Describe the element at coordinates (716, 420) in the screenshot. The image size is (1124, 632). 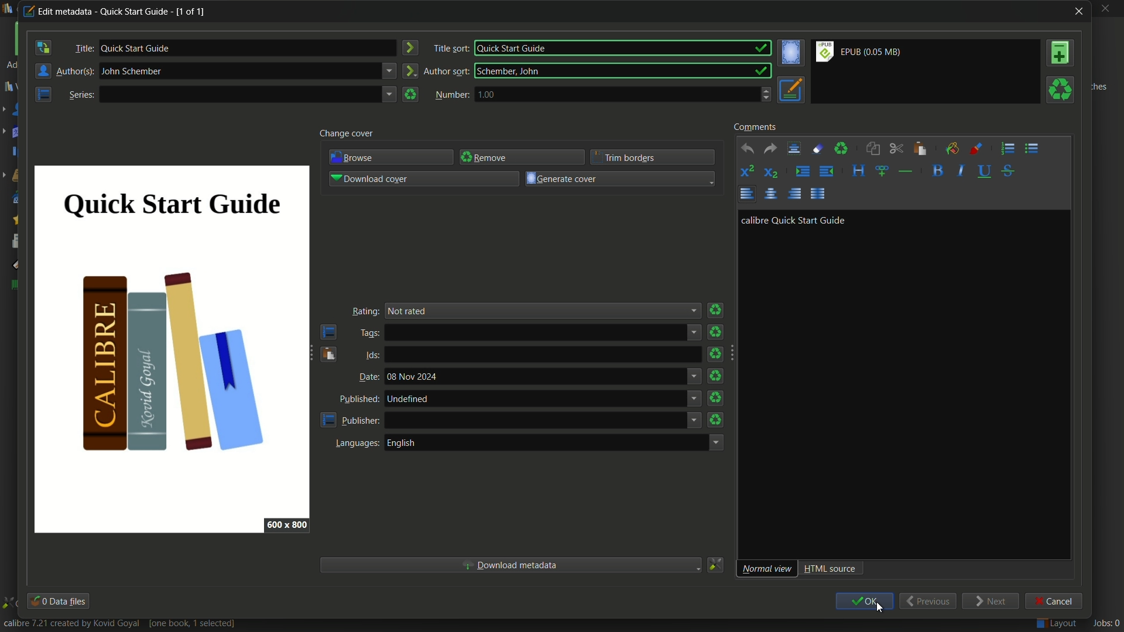
I see `remove` at that location.